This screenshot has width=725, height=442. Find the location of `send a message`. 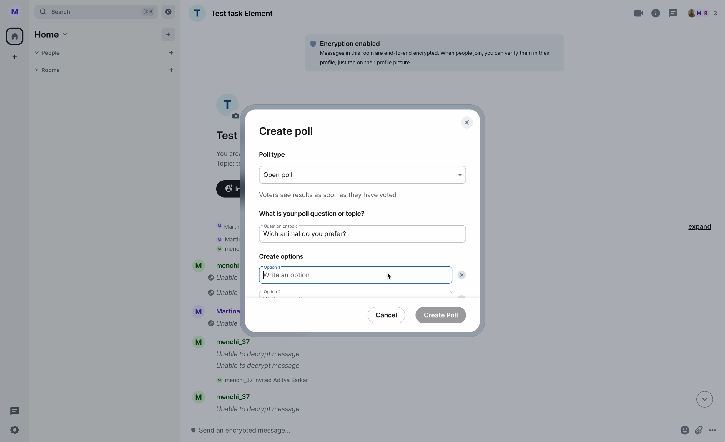

send a message is located at coordinates (253, 430).